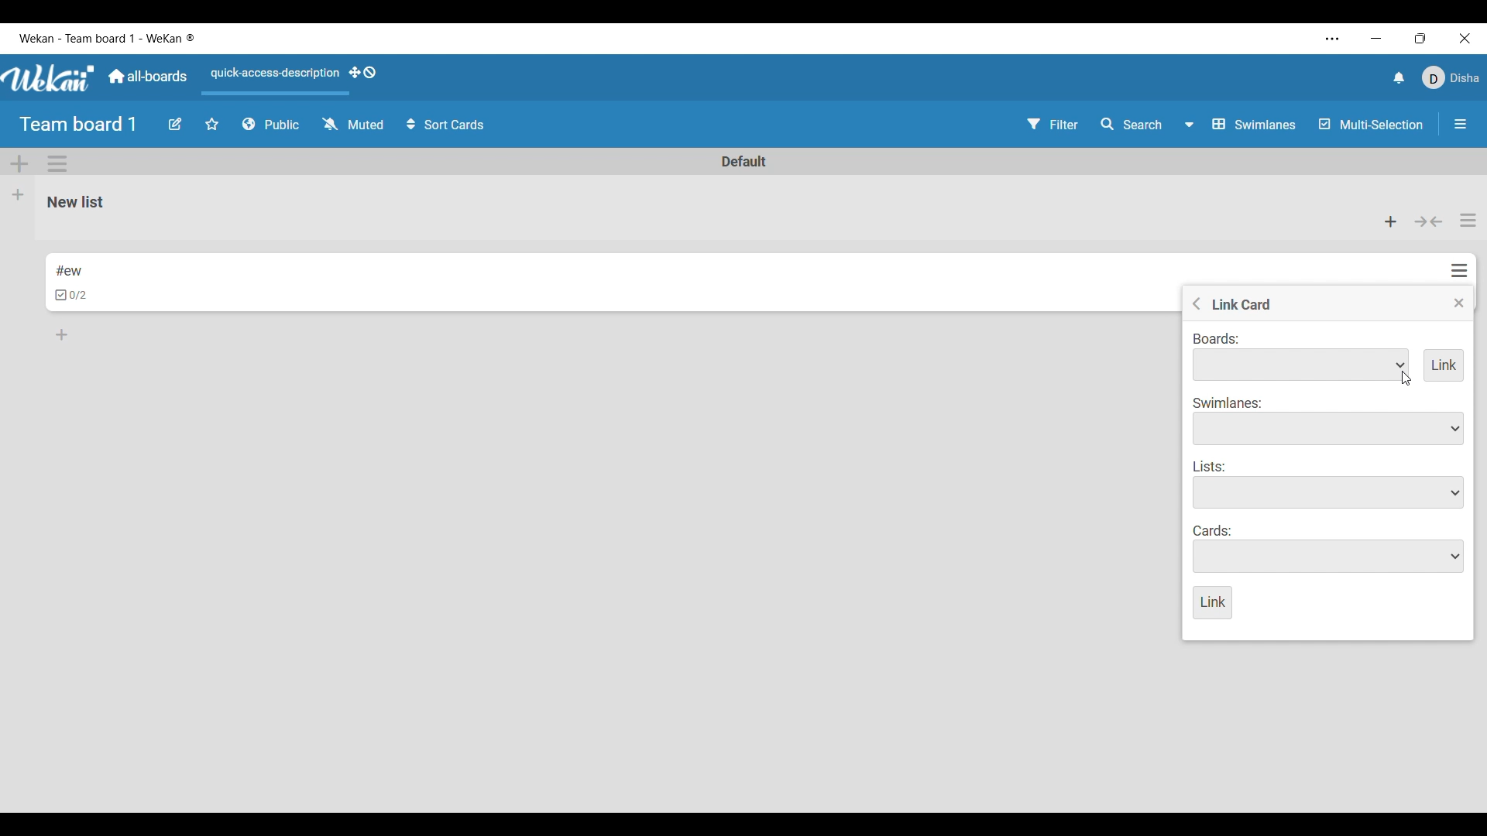  I want to click on Add card to bottom of list, so click(62, 334).